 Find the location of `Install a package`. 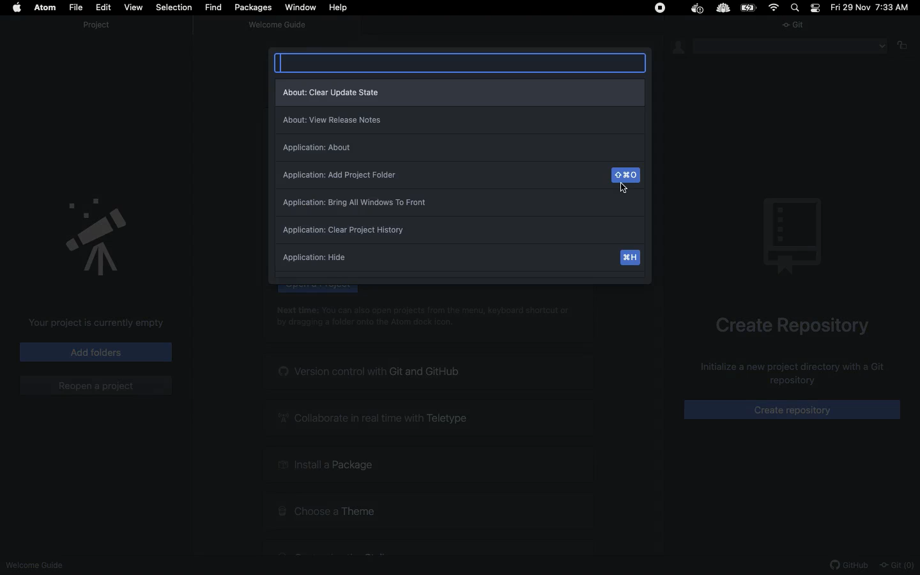

Install a package is located at coordinates (429, 465).